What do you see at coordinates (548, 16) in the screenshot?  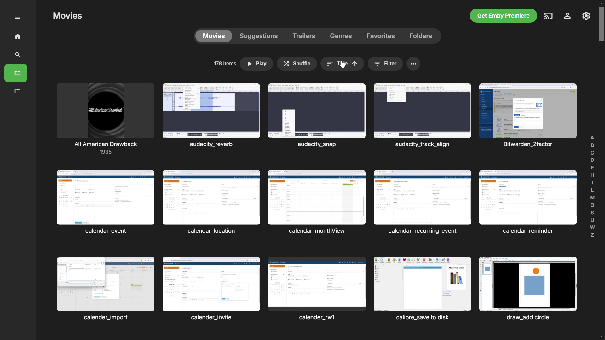 I see `play on another device` at bounding box center [548, 16].